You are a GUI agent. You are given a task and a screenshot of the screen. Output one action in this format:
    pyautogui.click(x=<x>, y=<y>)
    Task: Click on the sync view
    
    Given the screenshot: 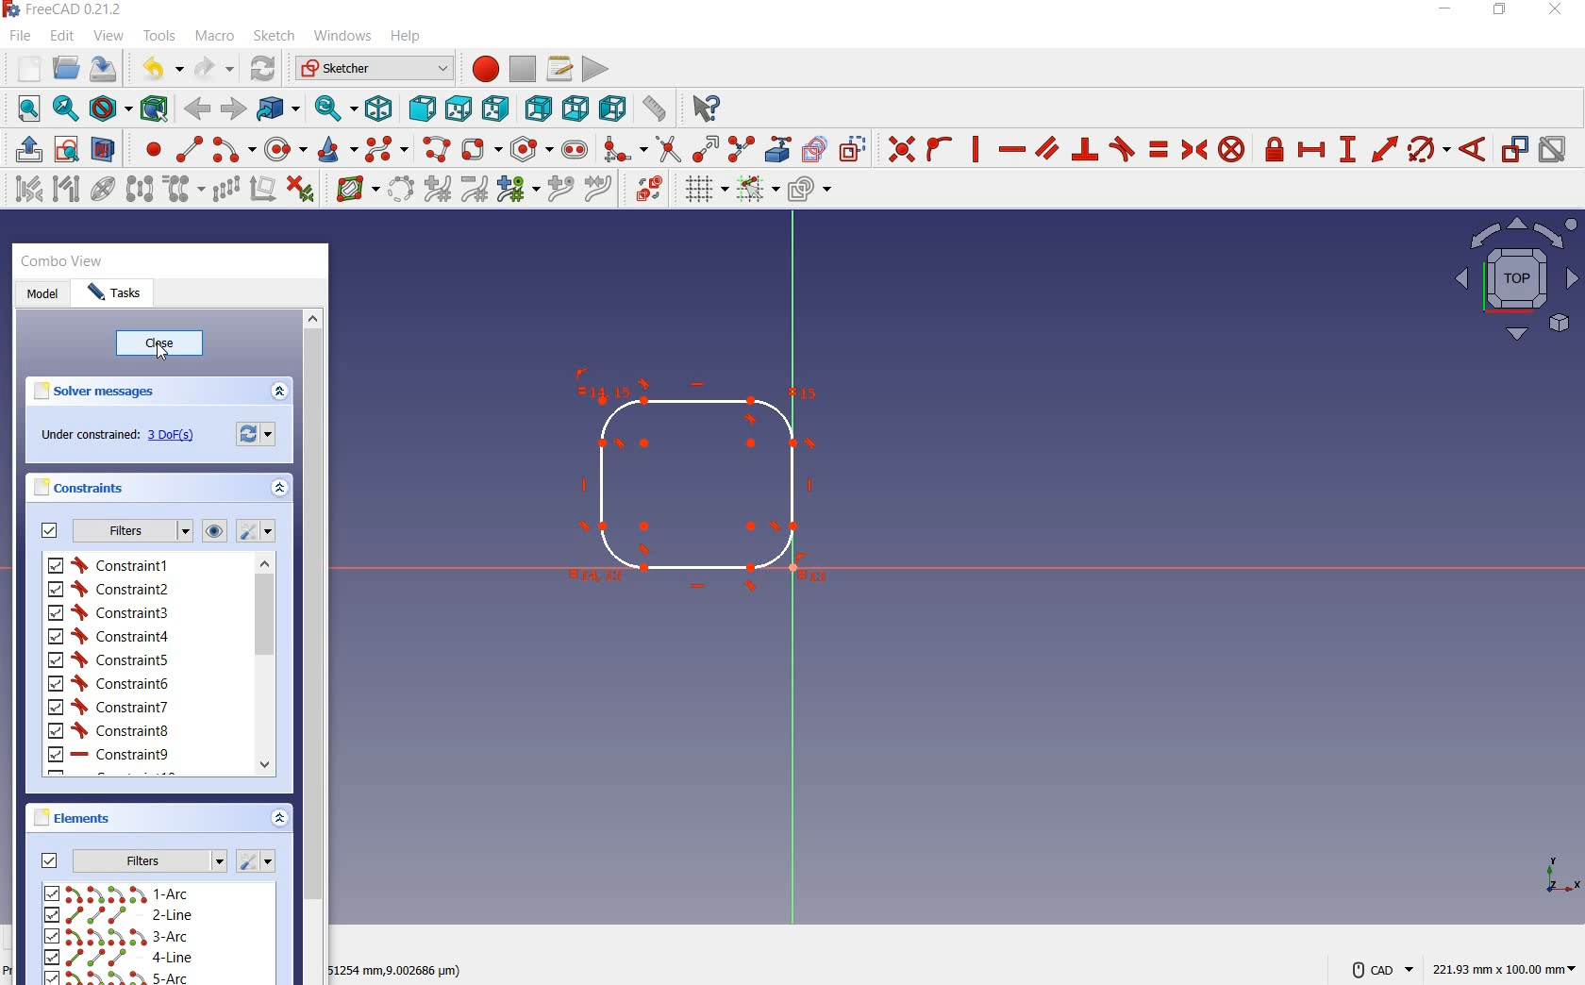 What is the action you would take?
    pyautogui.click(x=338, y=108)
    